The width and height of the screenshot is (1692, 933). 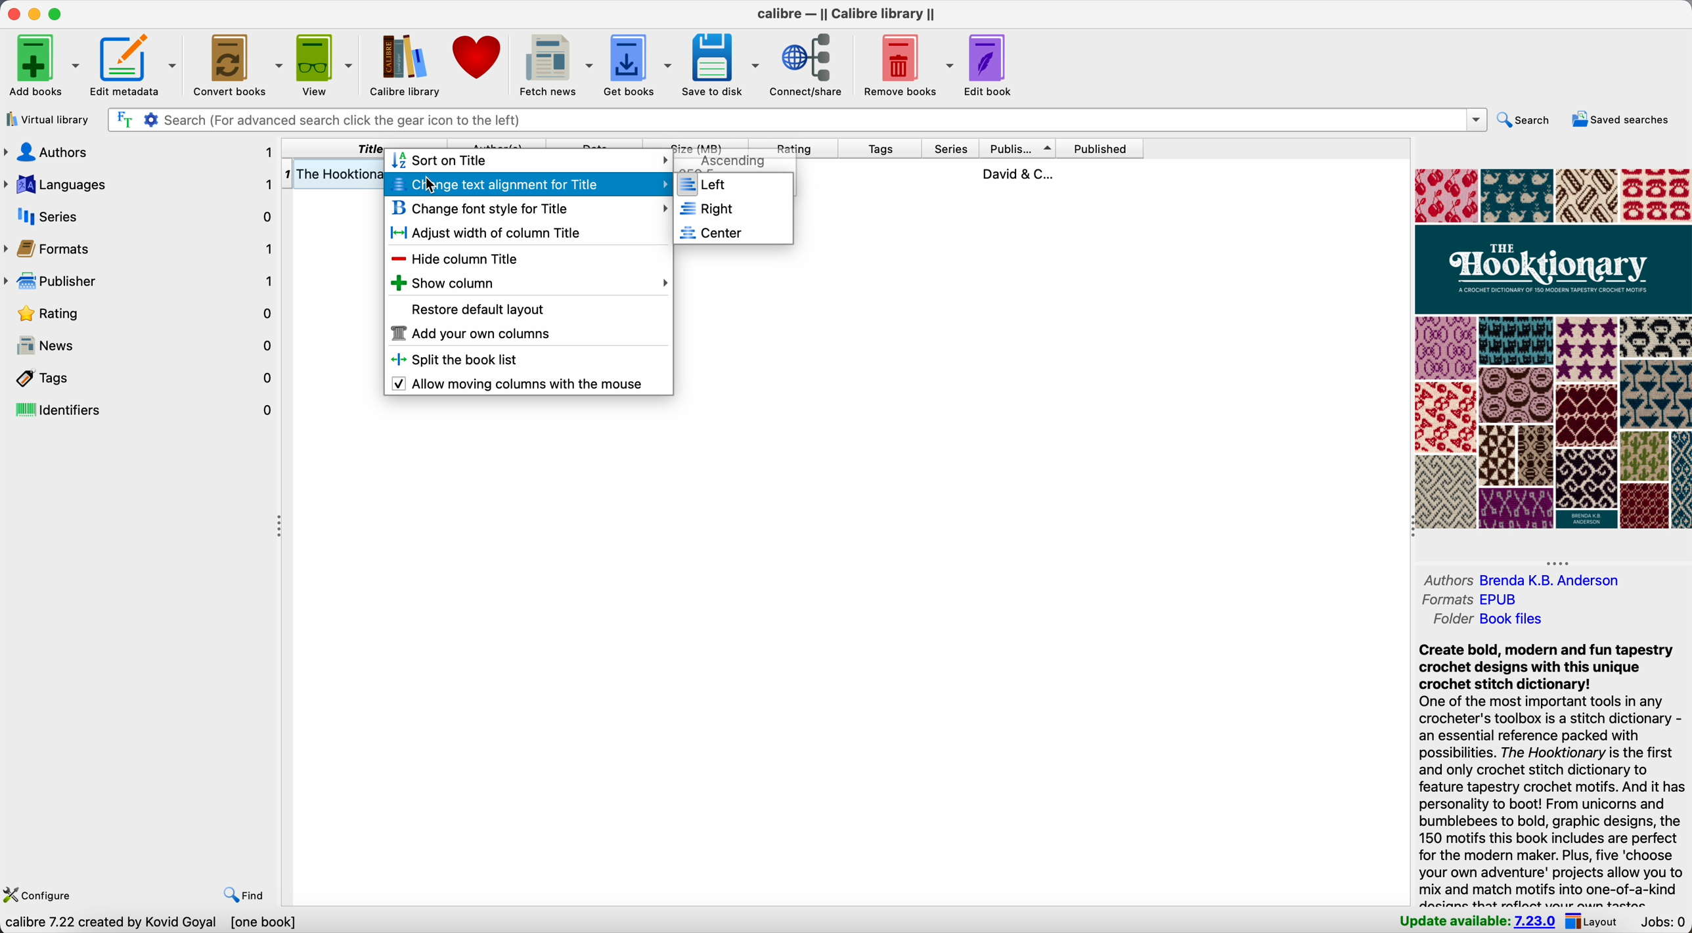 I want to click on formats EPUB, so click(x=1469, y=599).